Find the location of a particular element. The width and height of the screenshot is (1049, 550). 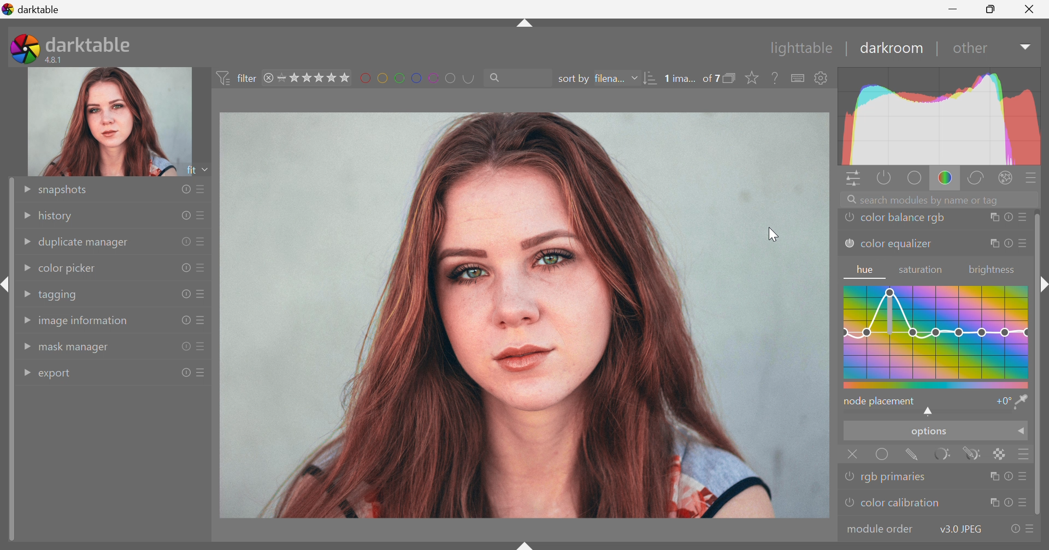

pick hue from image and visualize it is located at coordinates (1022, 402).